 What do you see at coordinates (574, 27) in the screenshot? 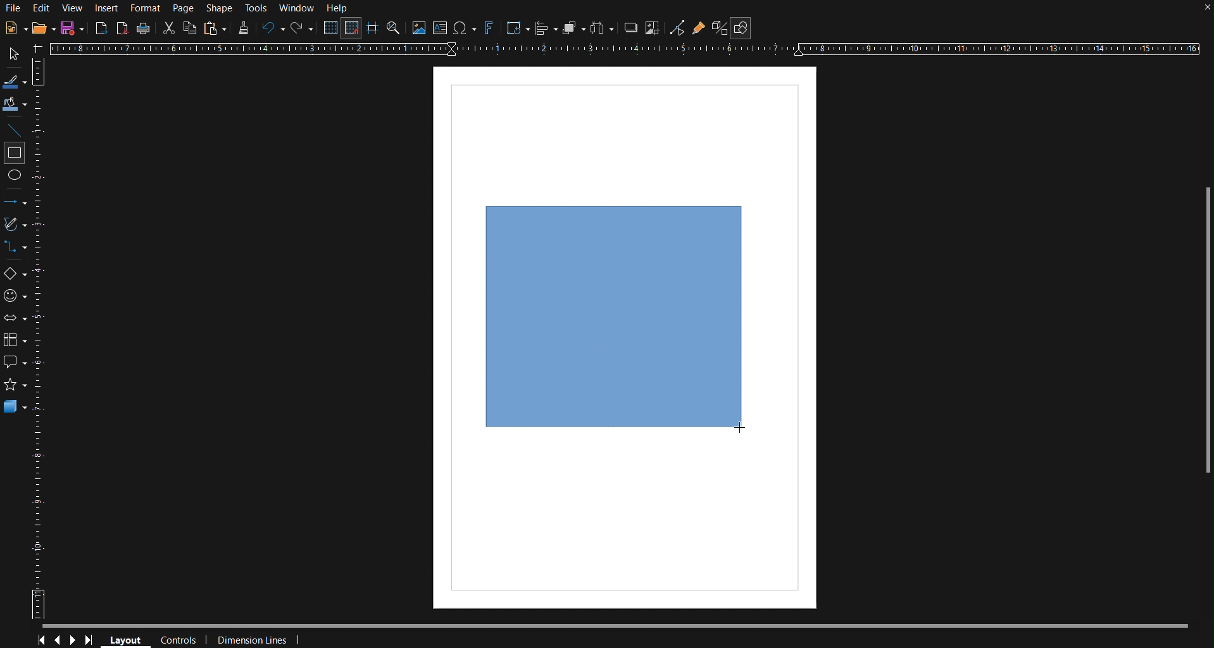
I see `Arrange` at bounding box center [574, 27].